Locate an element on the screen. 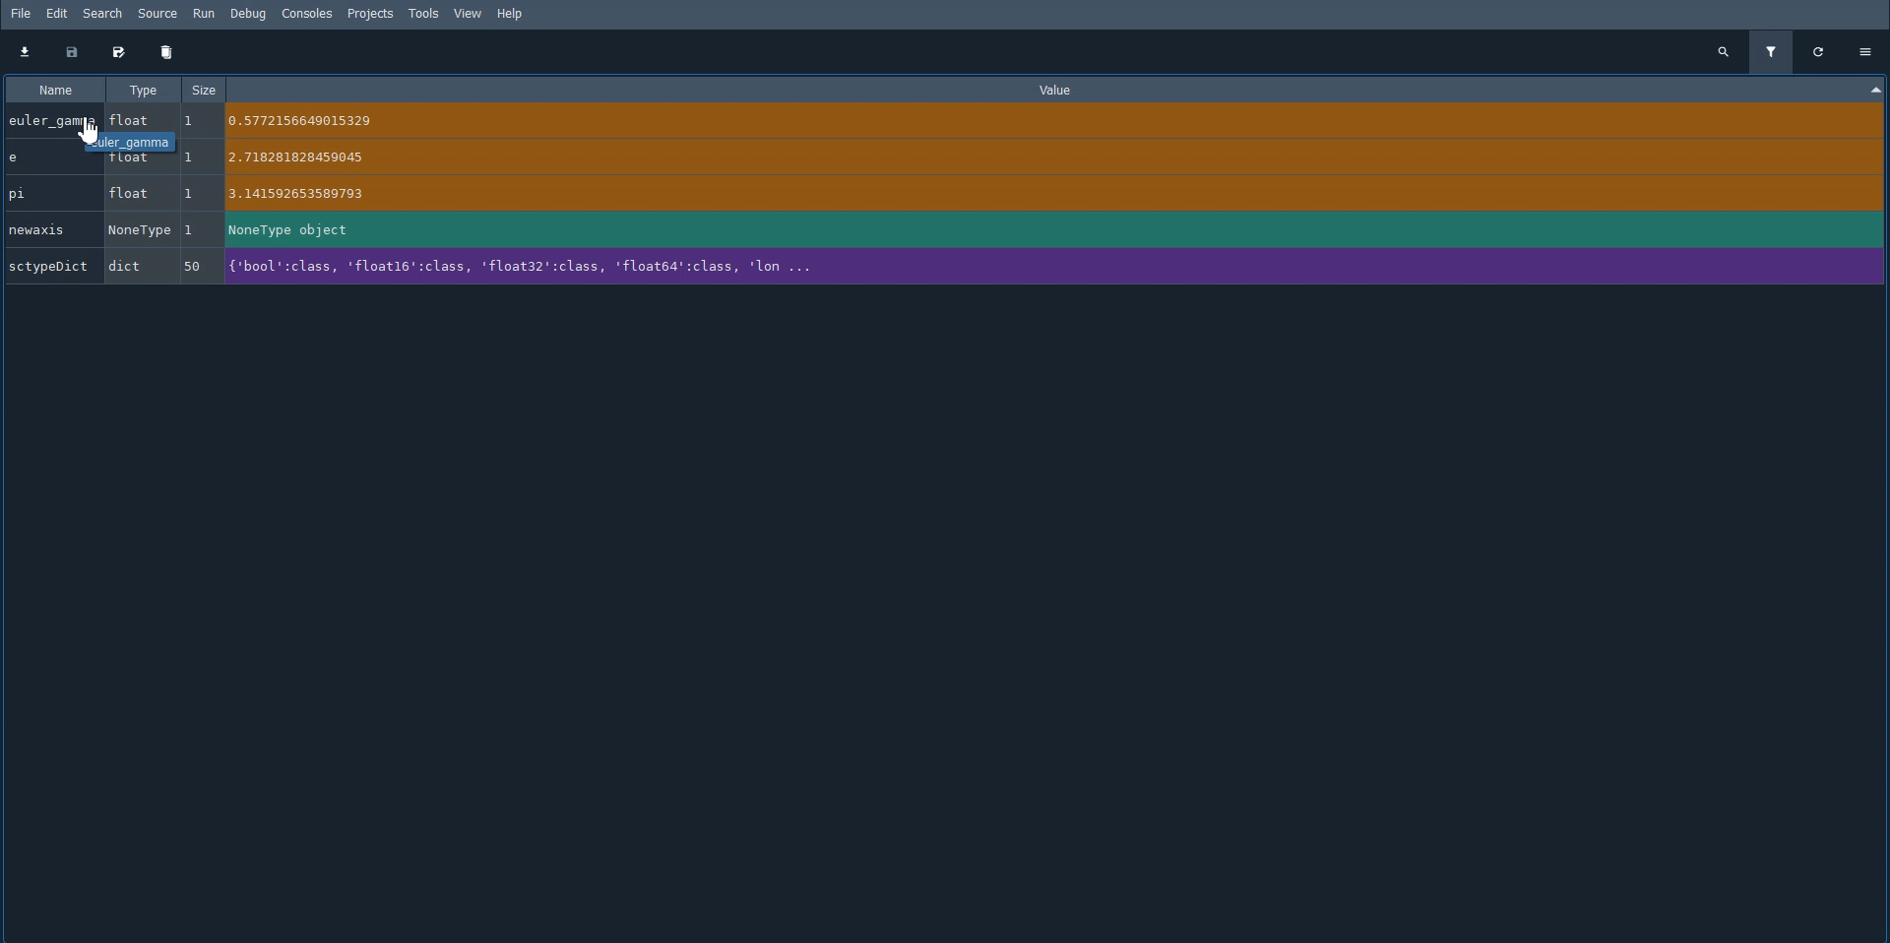  euler_gamma is located at coordinates (500, 118).